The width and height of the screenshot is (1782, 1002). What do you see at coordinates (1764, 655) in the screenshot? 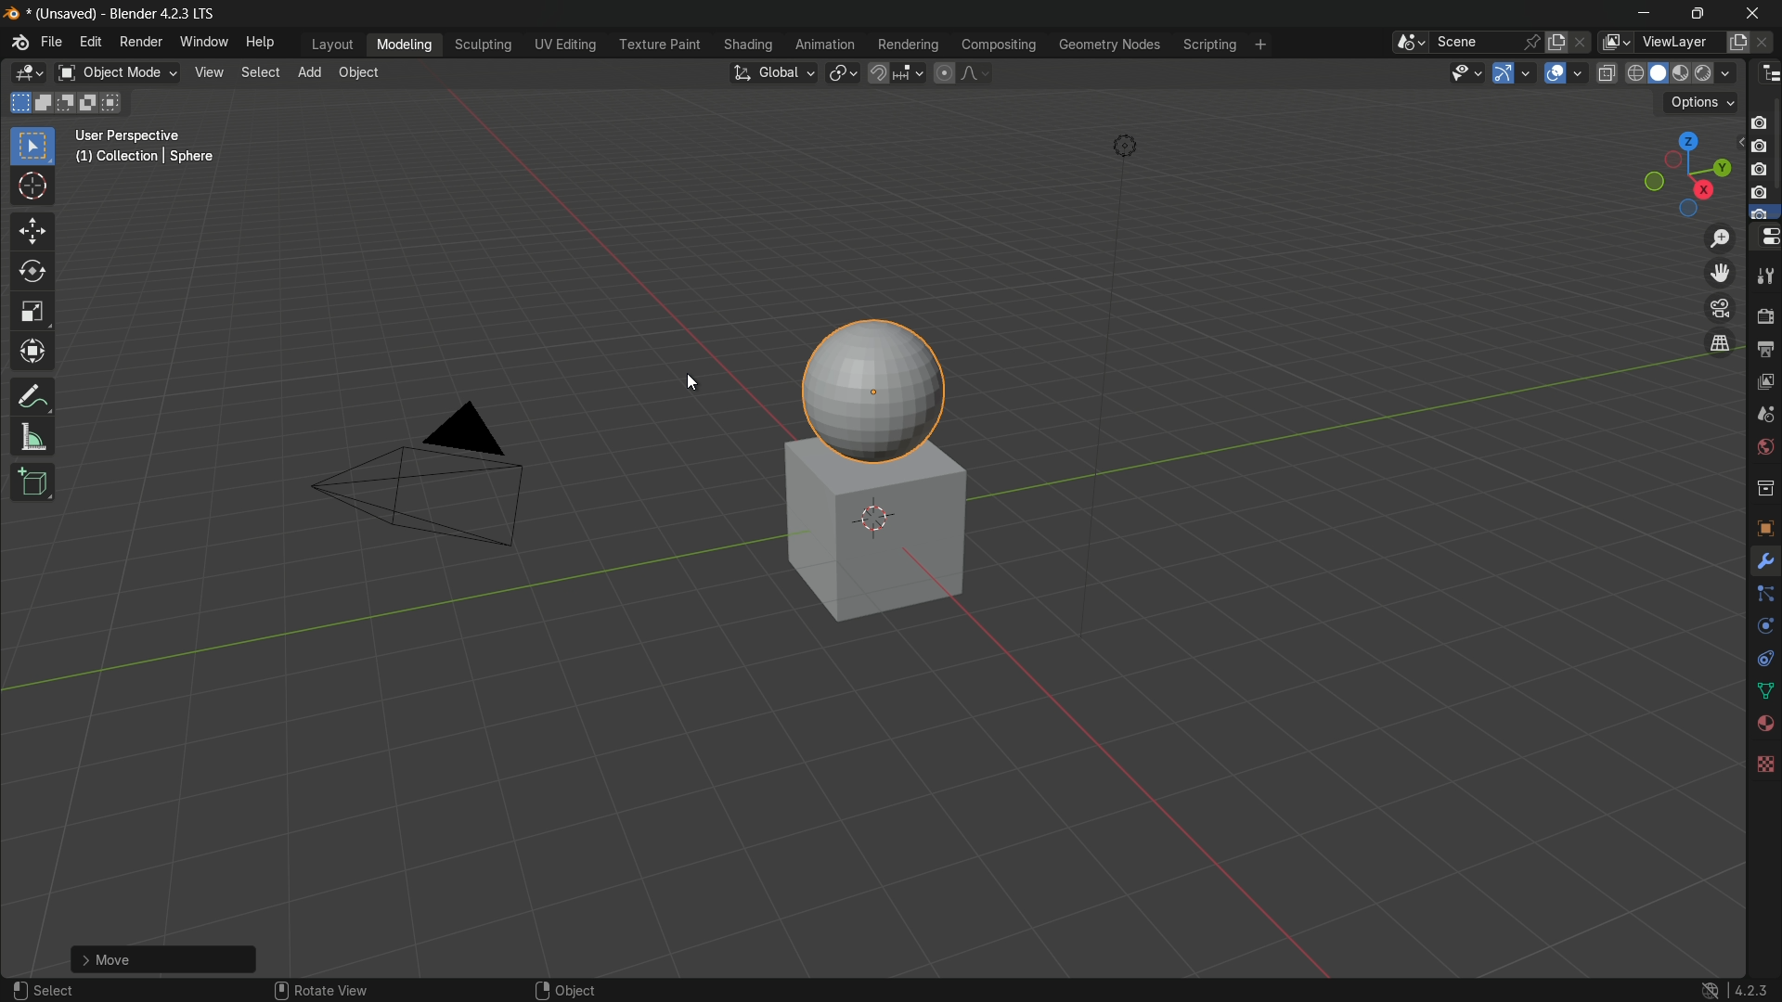
I see `Object Constraints Properties` at bounding box center [1764, 655].